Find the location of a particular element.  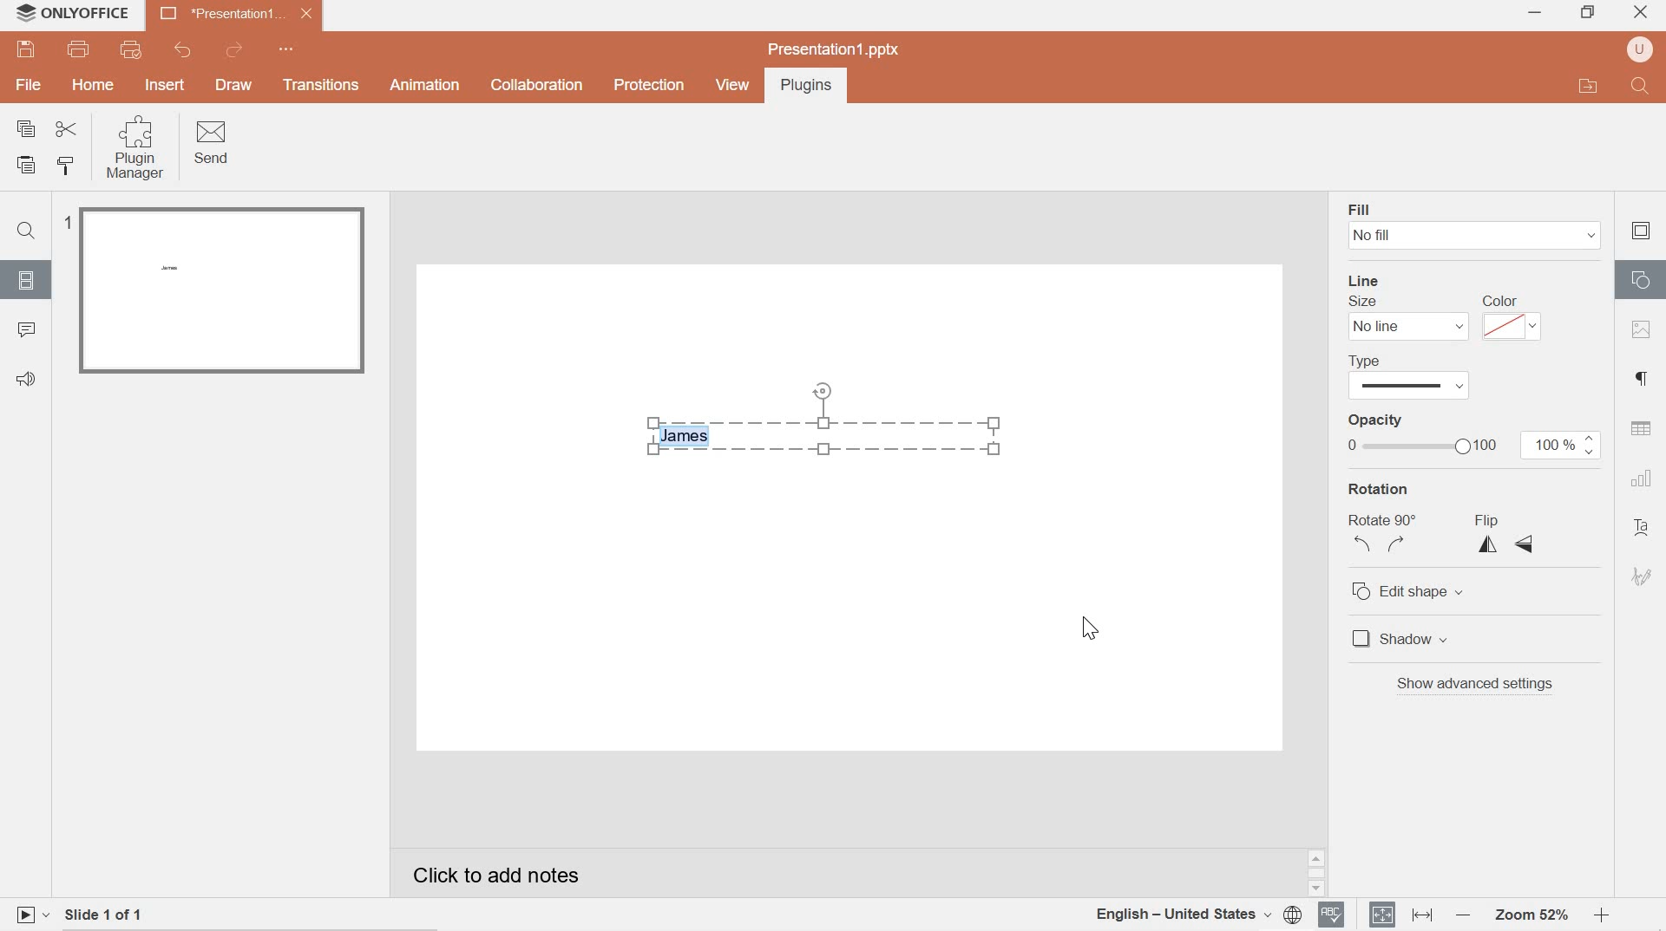

paste is located at coordinates (30, 166).